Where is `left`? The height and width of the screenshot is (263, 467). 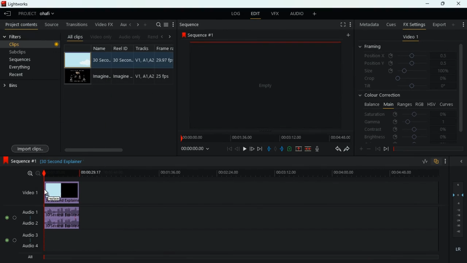
left is located at coordinates (129, 25).